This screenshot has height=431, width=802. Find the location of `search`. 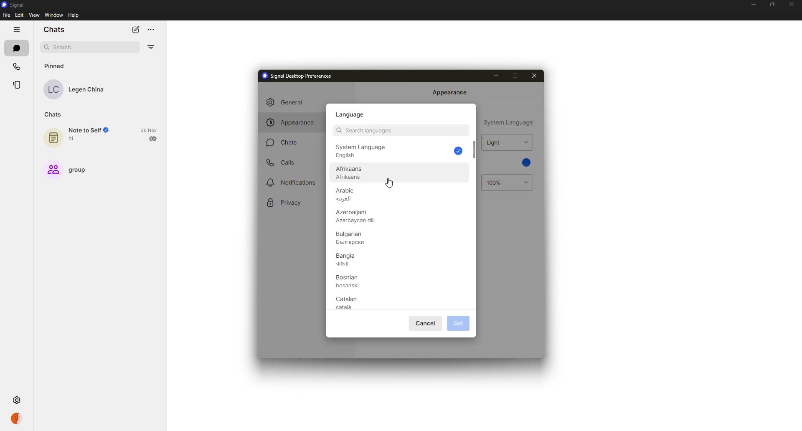

search is located at coordinates (62, 48).